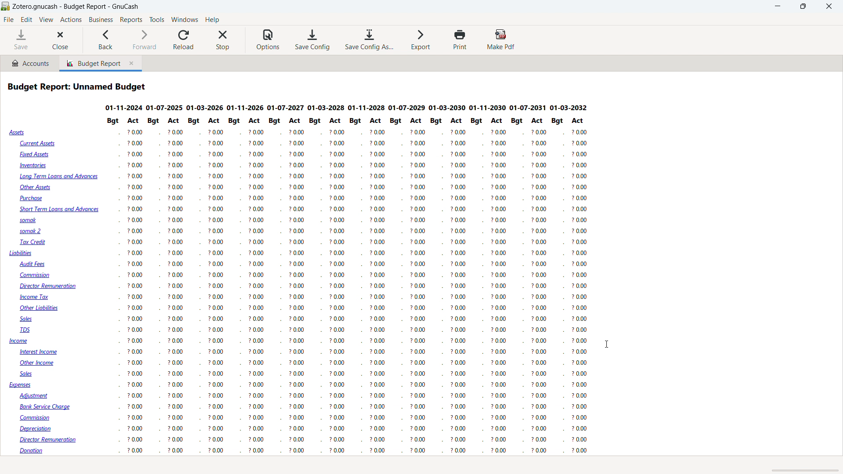 The image size is (843, 474). I want to click on Assets, so click(18, 133).